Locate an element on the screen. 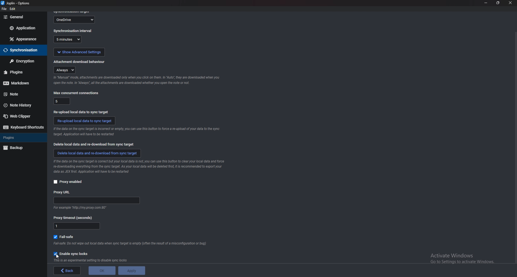 This screenshot has width=517, height=277. delete local data is located at coordinates (97, 153).